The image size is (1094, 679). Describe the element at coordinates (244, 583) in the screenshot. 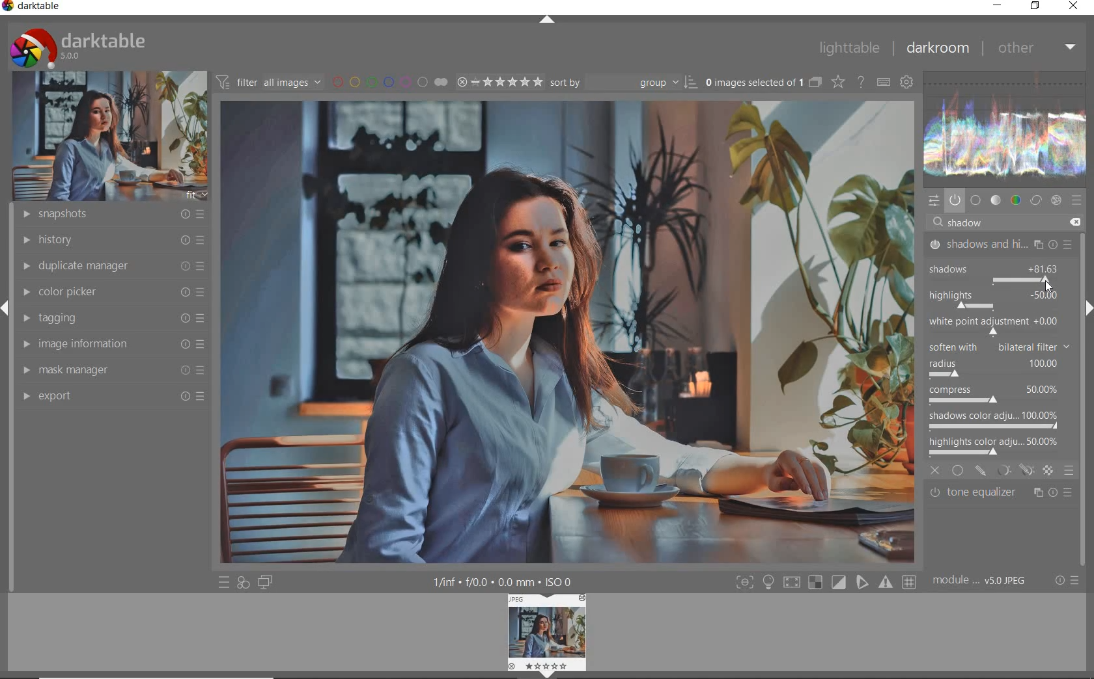

I see `quick access for applying any of your styles` at that location.